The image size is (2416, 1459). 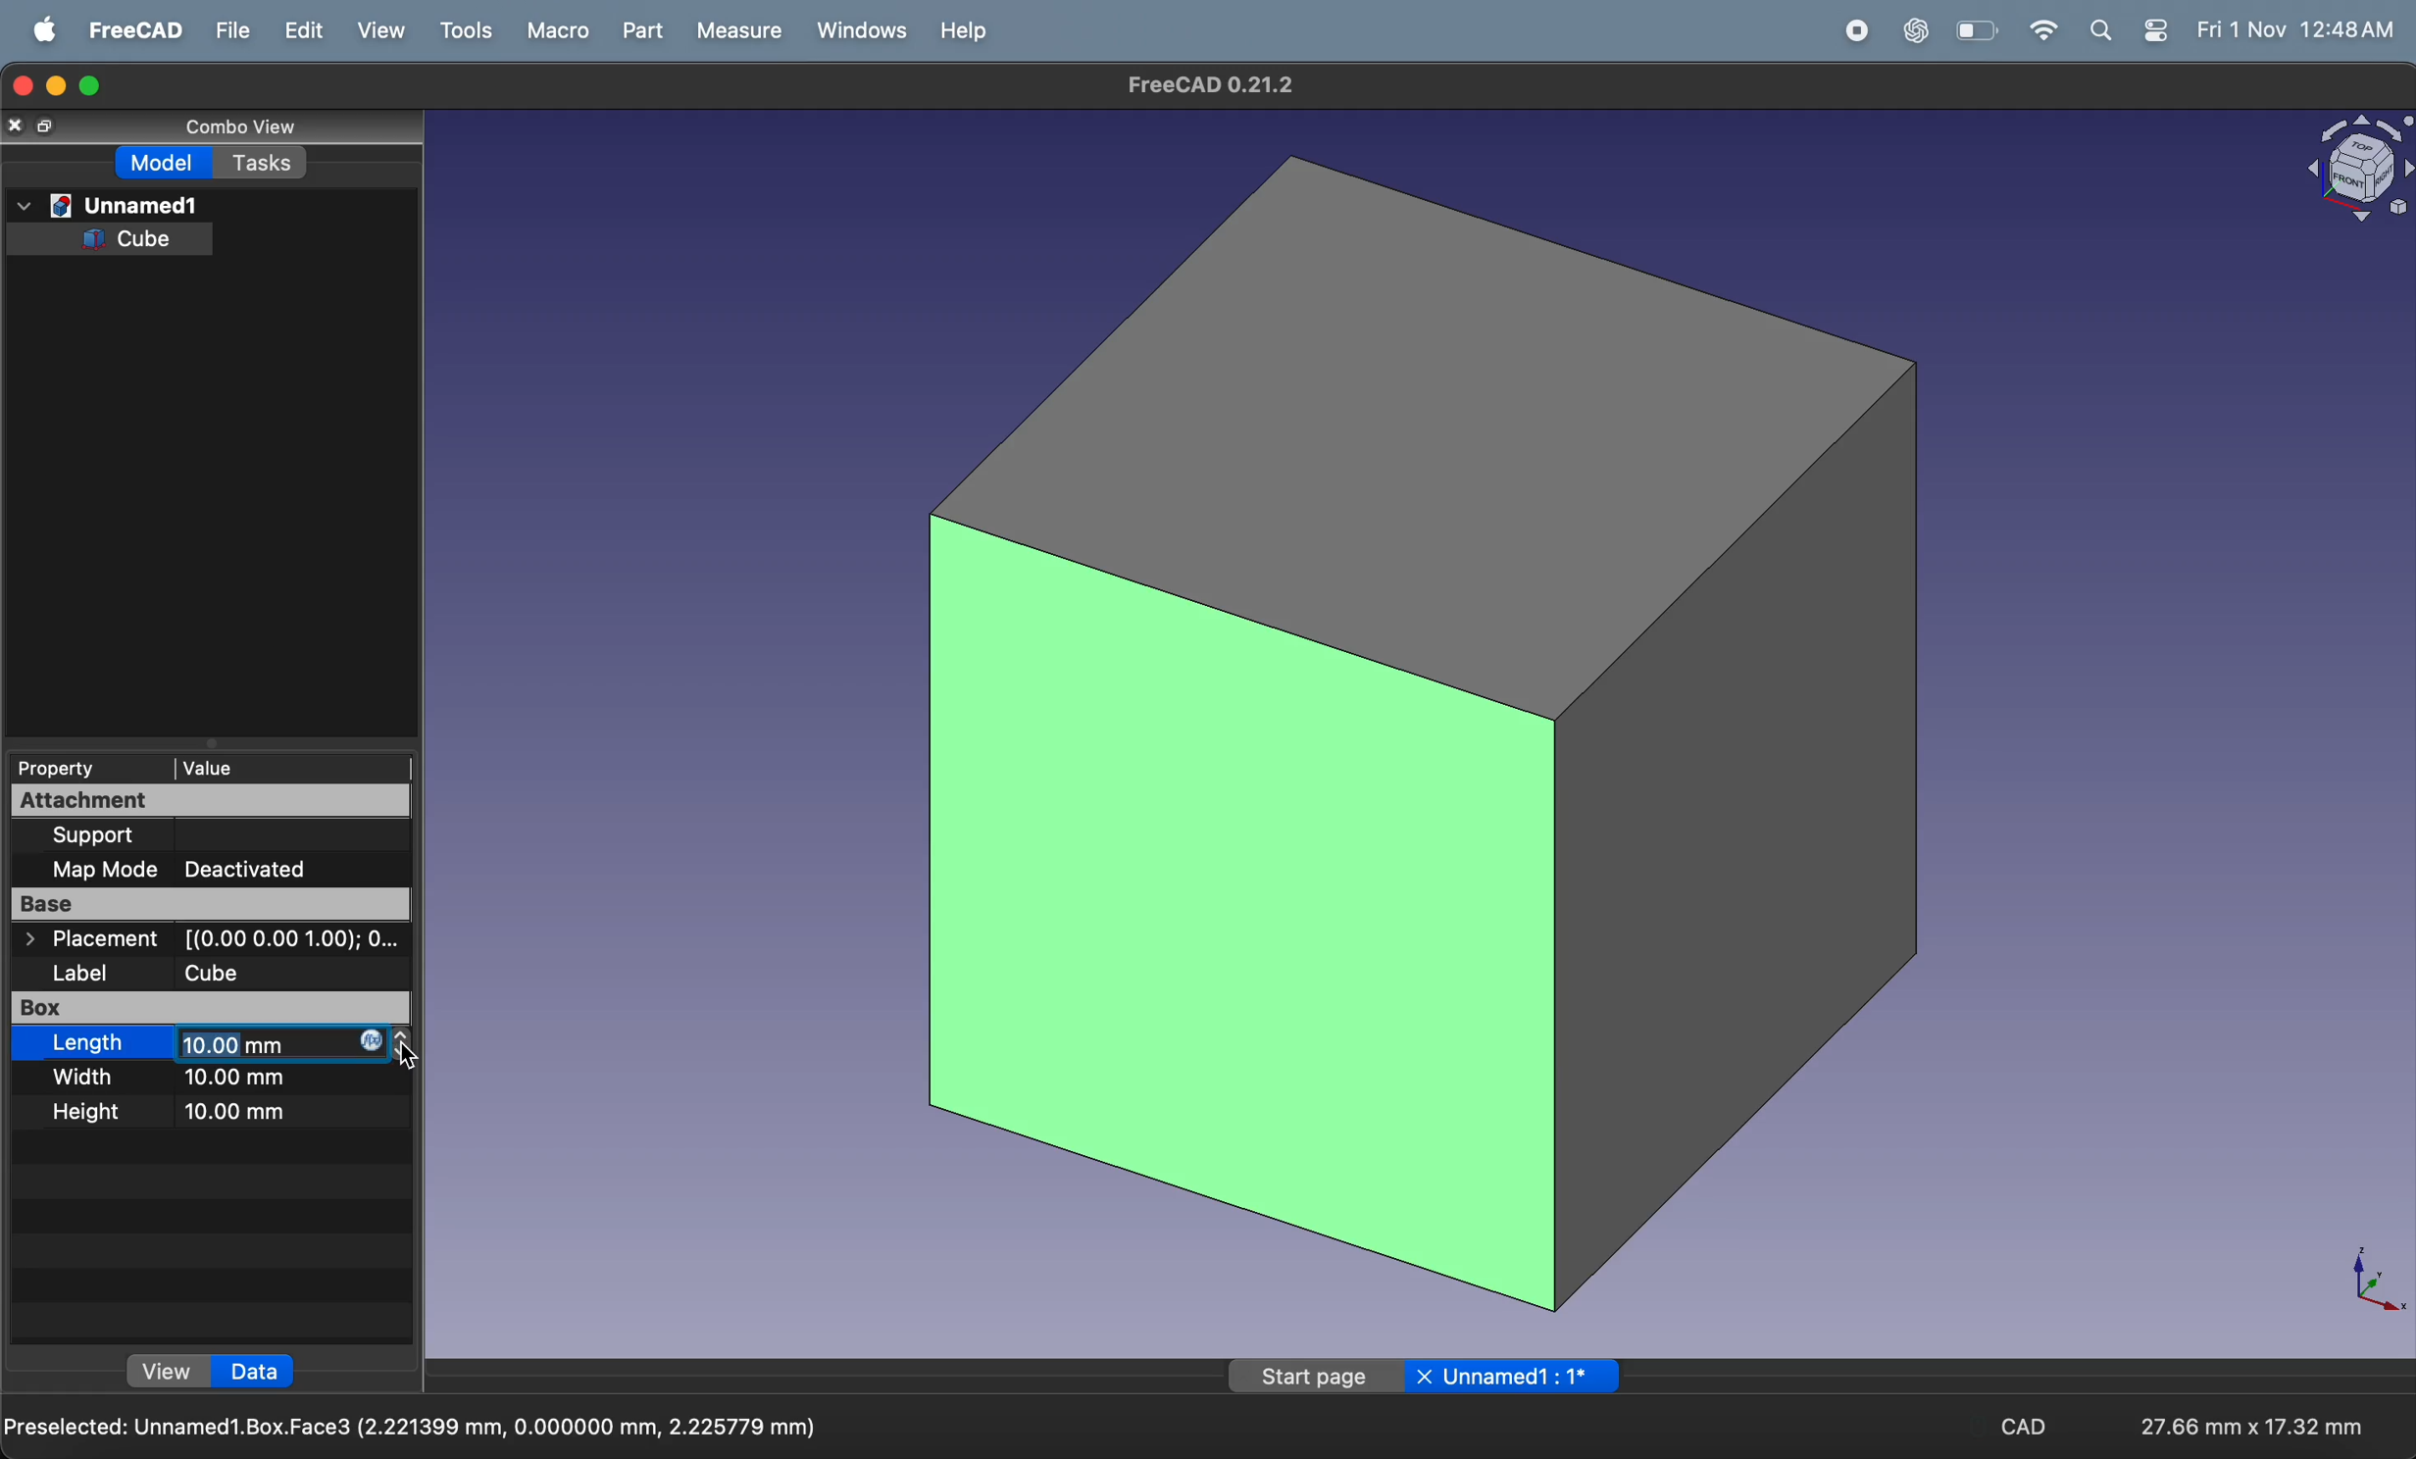 What do you see at coordinates (96, 1111) in the screenshot?
I see `height` at bounding box center [96, 1111].